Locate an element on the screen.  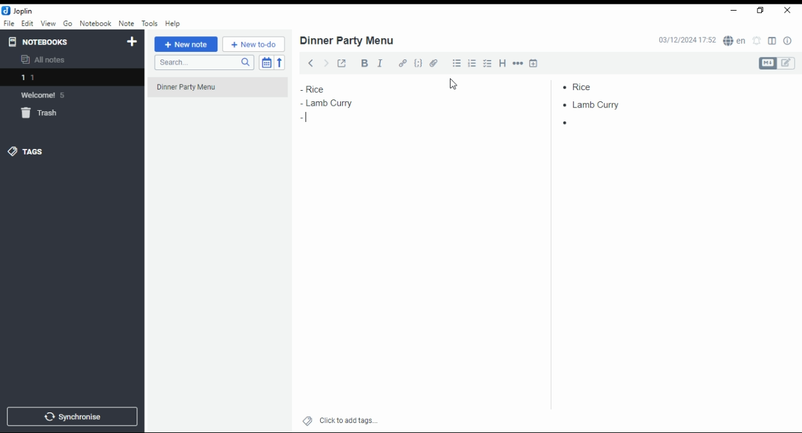
numbered list is located at coordinates (474, 63).